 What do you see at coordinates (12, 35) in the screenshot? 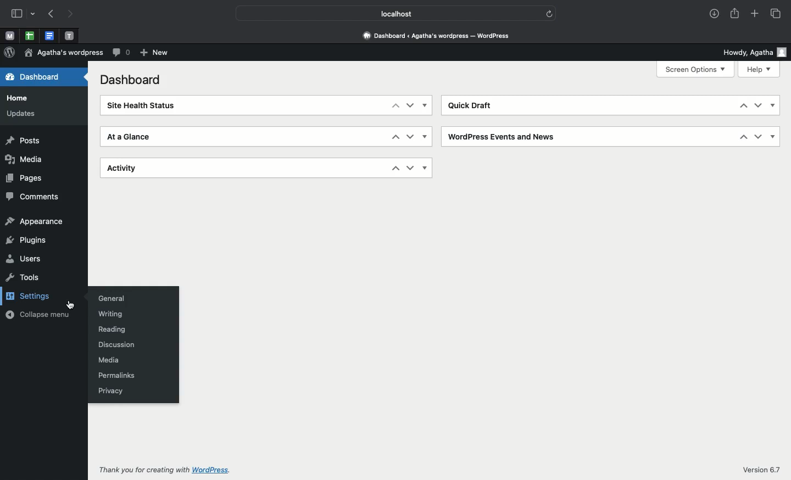
I see `Pinned tabs` at bounding box center [12, 35].